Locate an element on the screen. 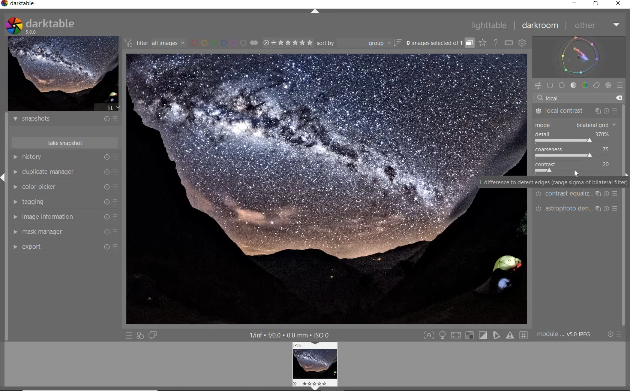  detail slider is located at coordinates (564, 141).